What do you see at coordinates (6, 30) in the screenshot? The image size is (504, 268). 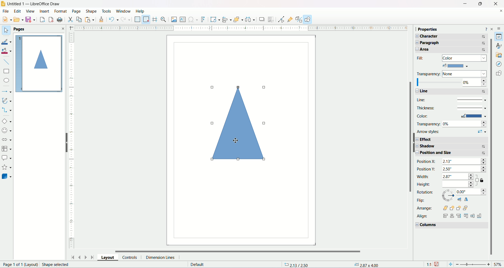 I see `Select` at bounding box center [6, 30].